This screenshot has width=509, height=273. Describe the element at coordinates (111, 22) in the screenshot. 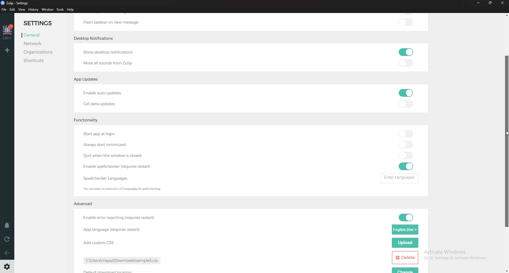

I see `Flash taskbar on new message` at that location.